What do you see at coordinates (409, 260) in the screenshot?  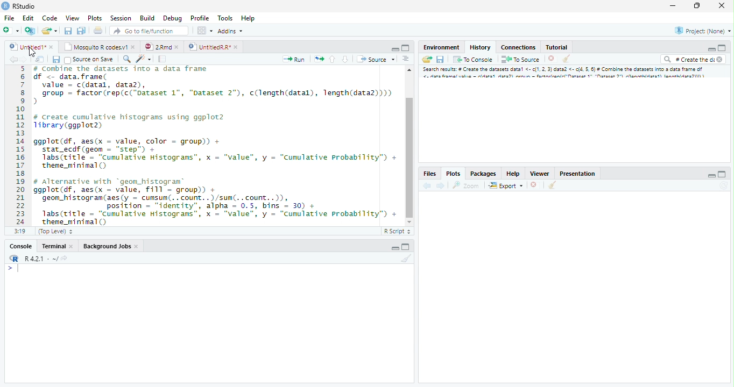 I see `Clear Console` at bounding box center [409, 260].